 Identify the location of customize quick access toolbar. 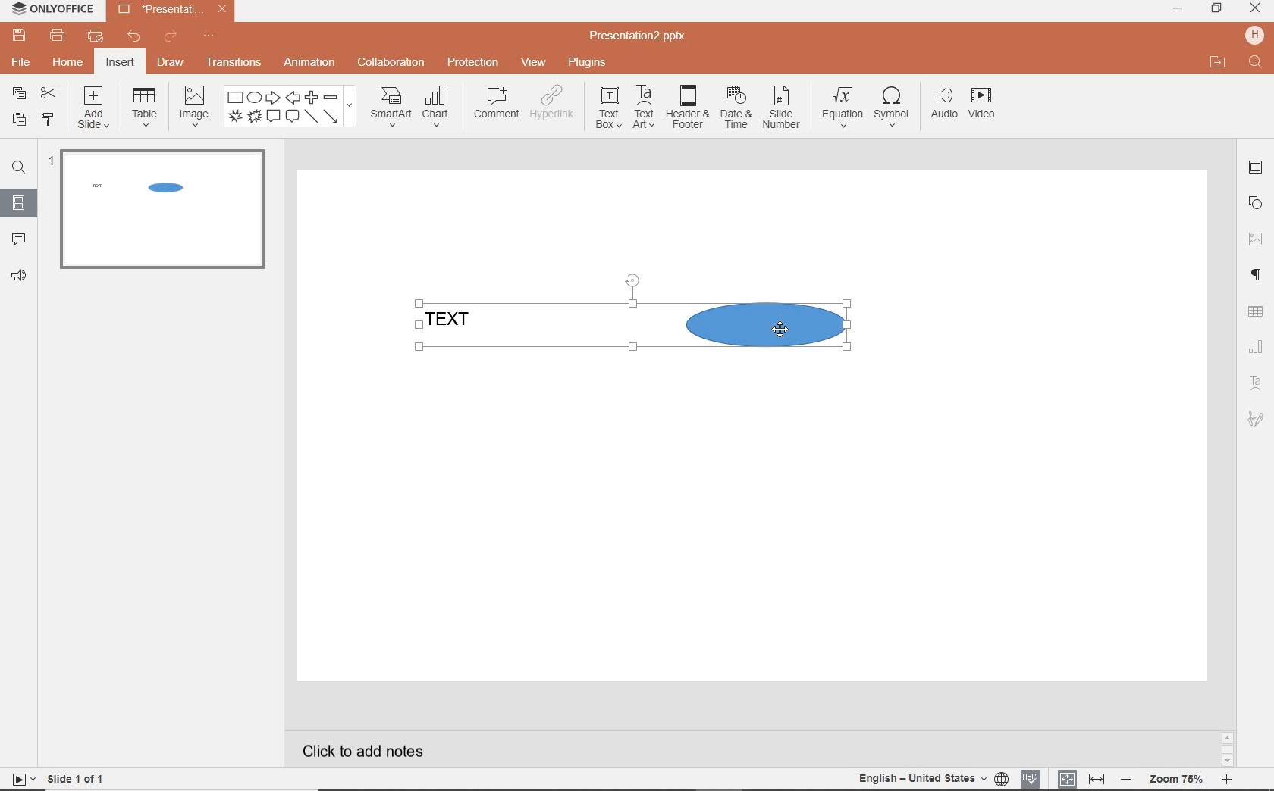
(208, 36).